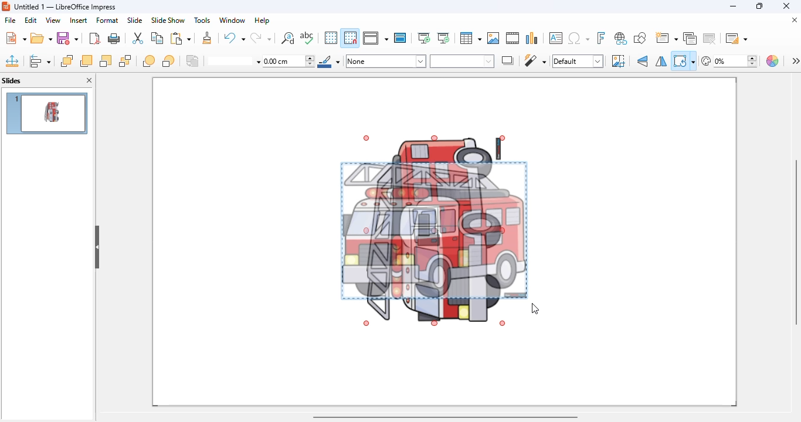 Image resolution: width=801 pixels, height=422 pixels. Describe the element at coordinates (42, 39) in the screenshot. I see `open` at that location.